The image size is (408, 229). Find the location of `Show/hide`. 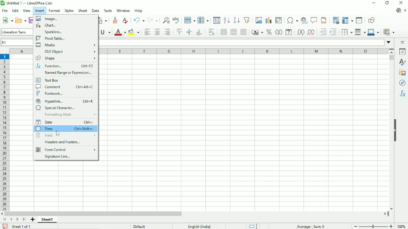

Show/hide is located at coordinates (396, 130).